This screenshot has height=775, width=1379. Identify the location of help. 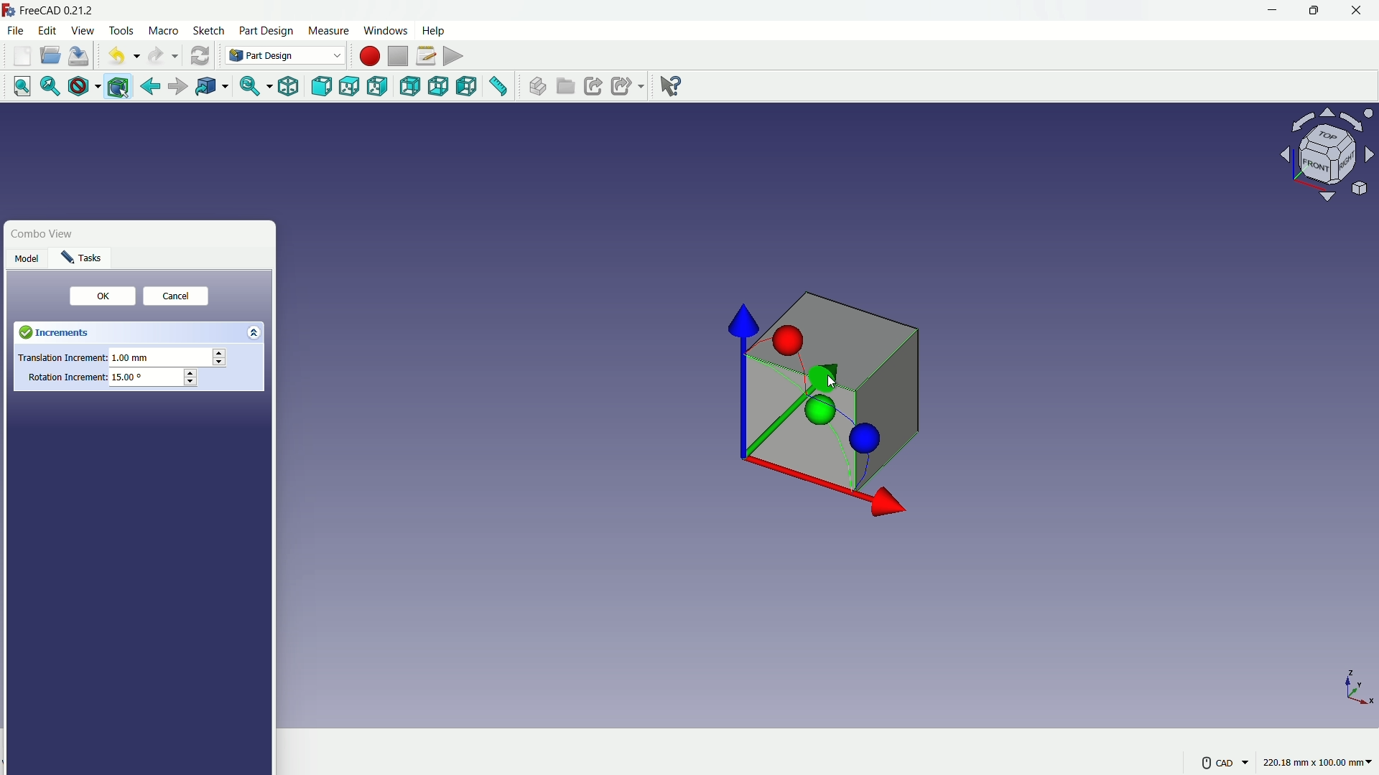
(435, 29).